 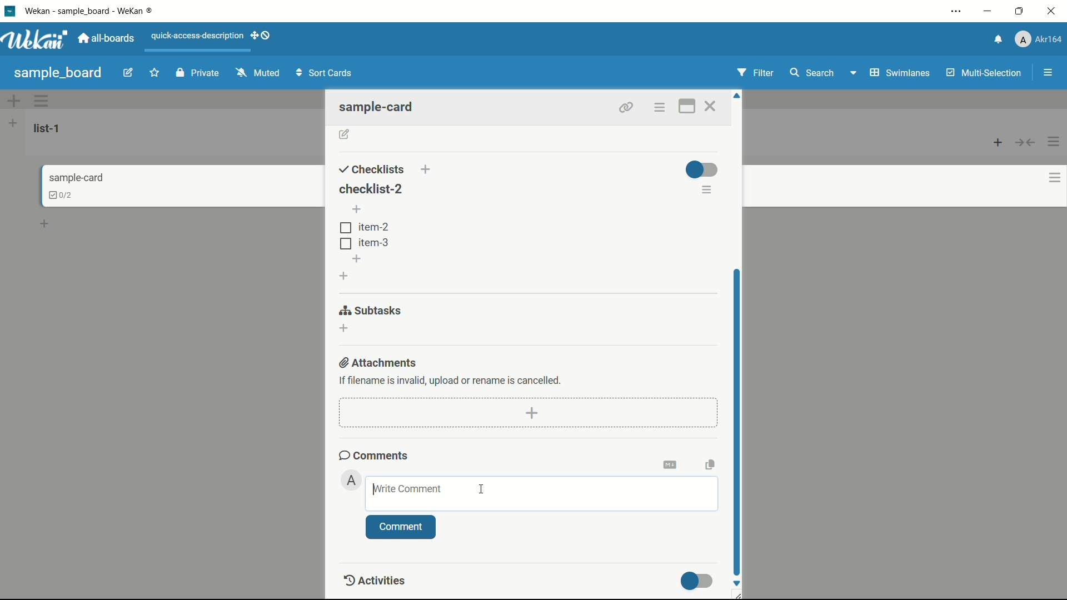 I want to click on add description, so click(x=345, y=135).